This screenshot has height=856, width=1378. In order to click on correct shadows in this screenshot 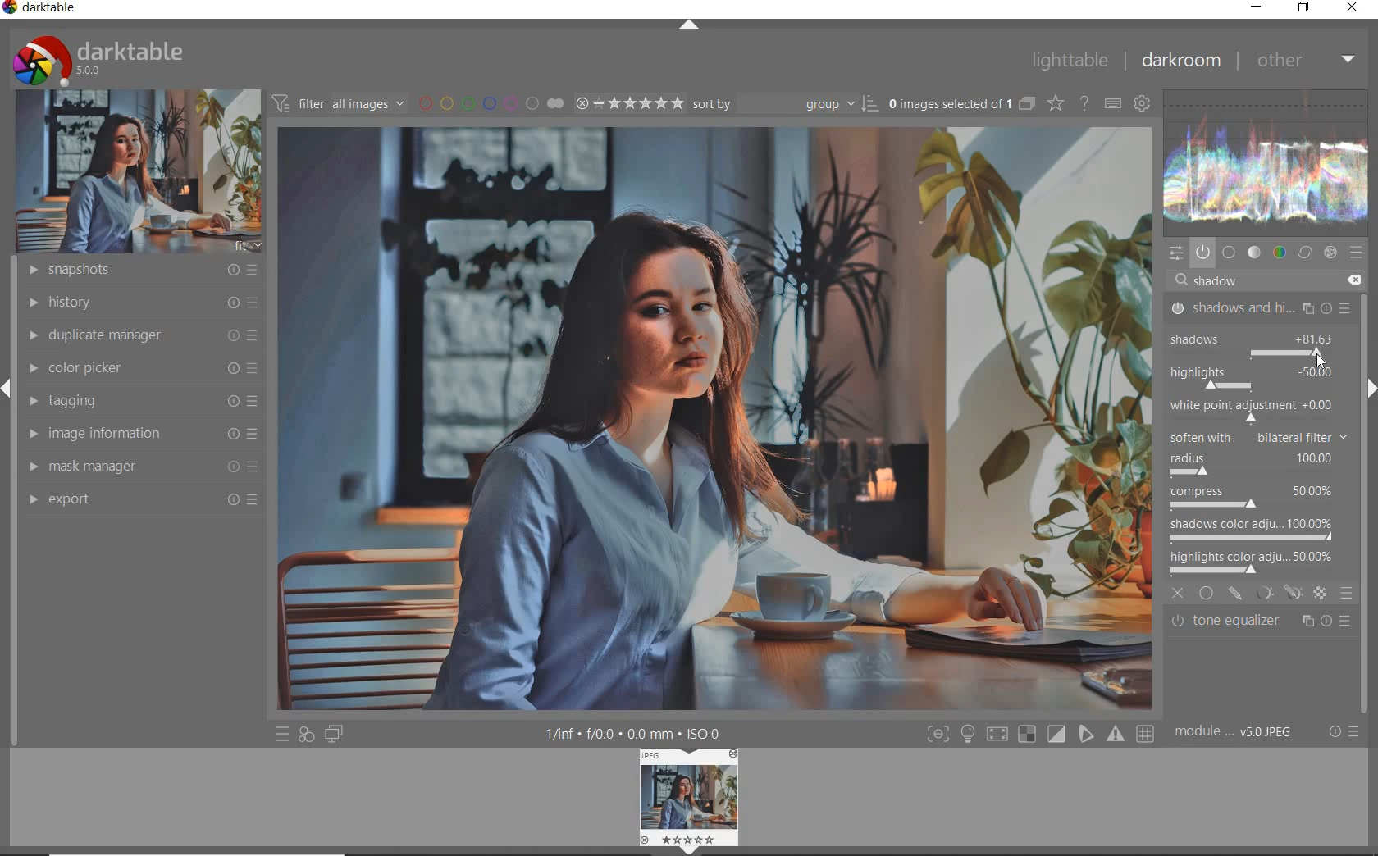, I will do `click(1263, 380)`.